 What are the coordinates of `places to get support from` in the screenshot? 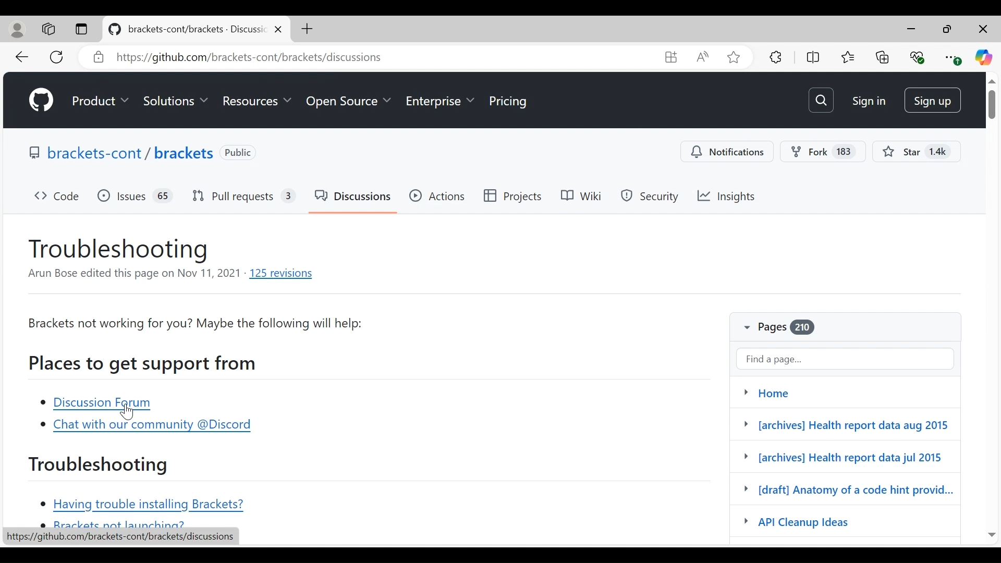 It's located at (144, 363).